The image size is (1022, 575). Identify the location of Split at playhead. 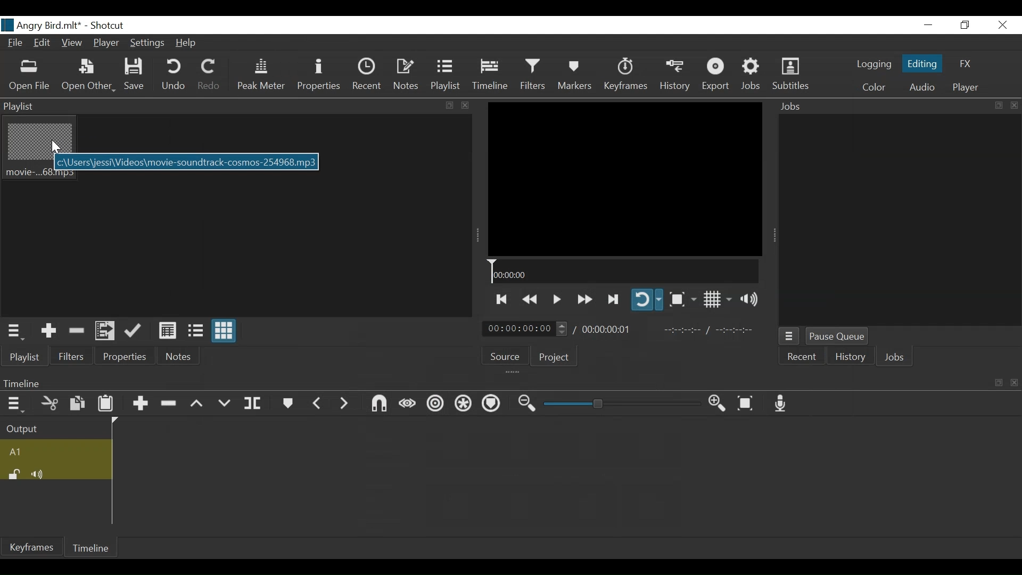
(253, 402).